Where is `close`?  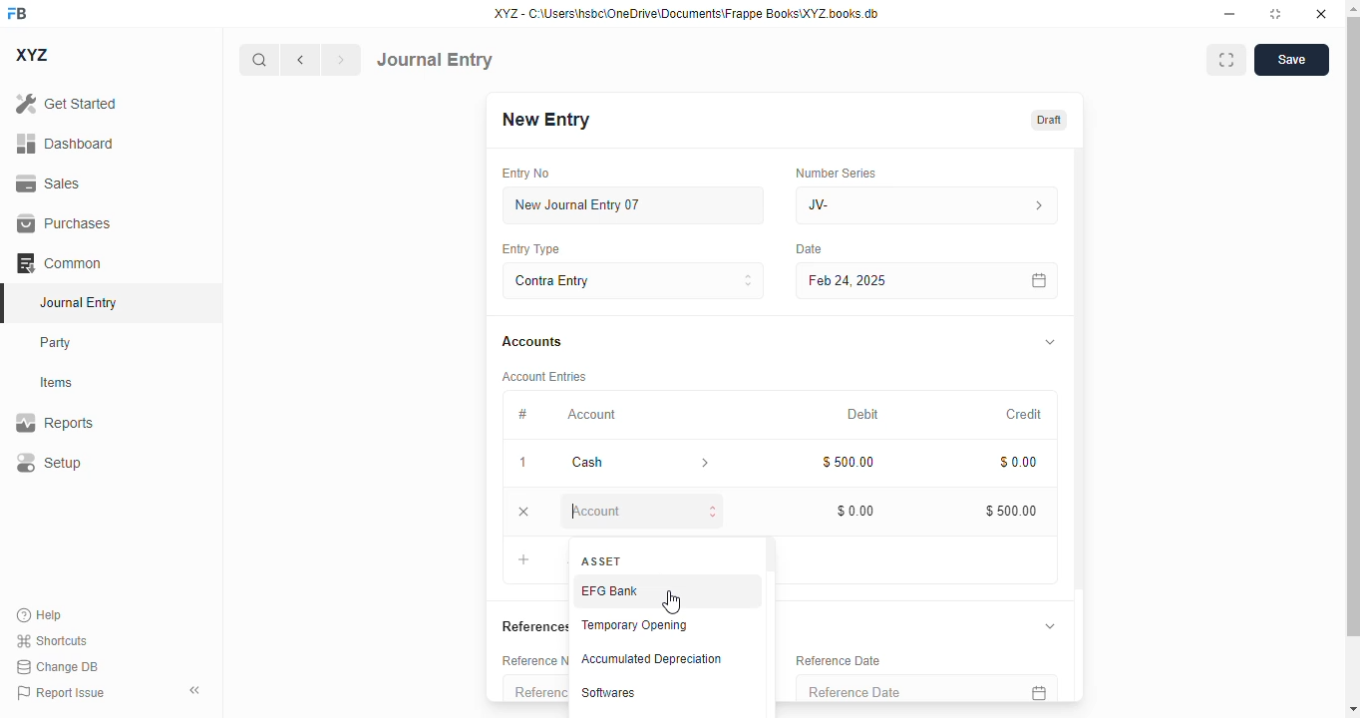
close is located at coordinates (1319, 14).